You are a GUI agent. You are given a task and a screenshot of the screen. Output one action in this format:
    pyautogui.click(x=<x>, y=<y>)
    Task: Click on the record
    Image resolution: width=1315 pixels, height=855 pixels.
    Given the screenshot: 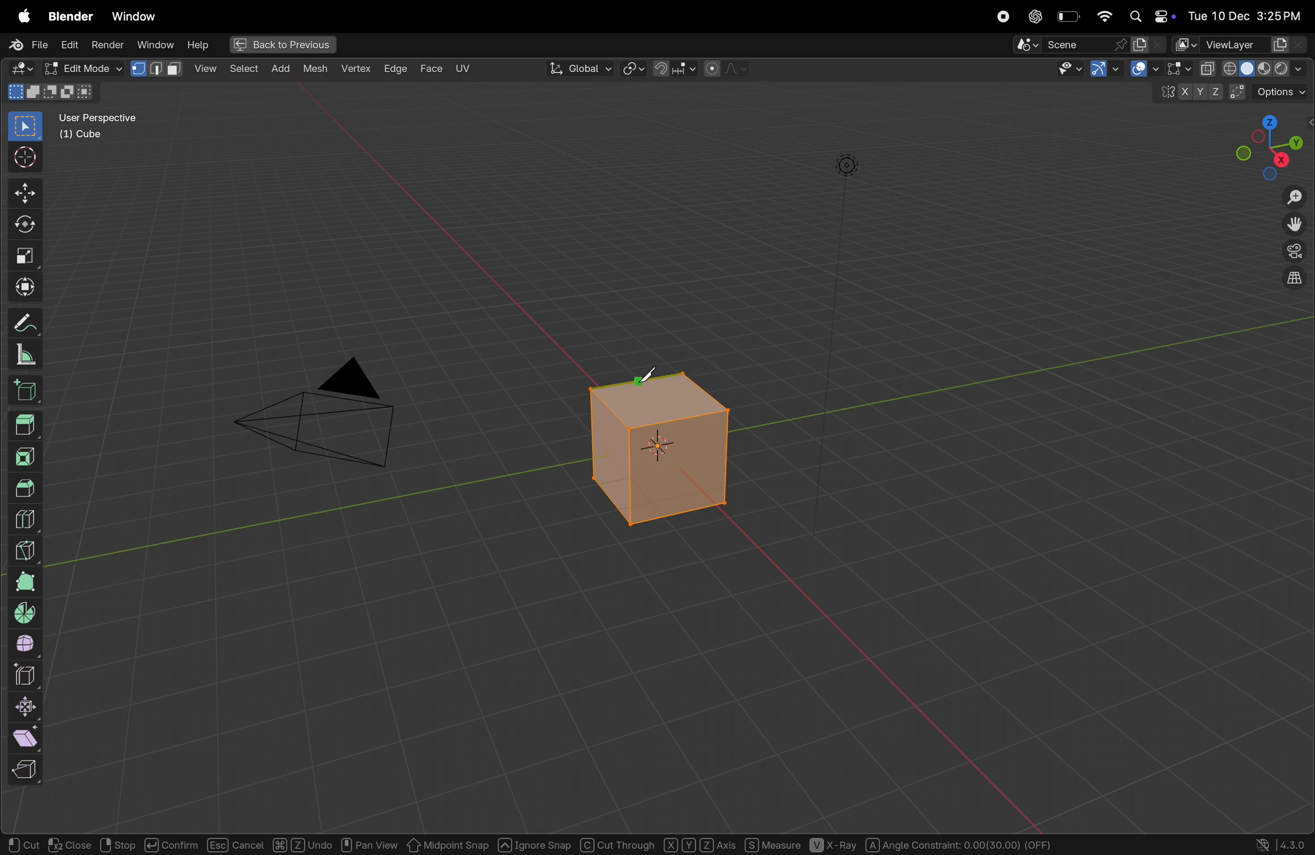 What is the action you would take?
    pyautogui.click(x=1004, y=16)
    